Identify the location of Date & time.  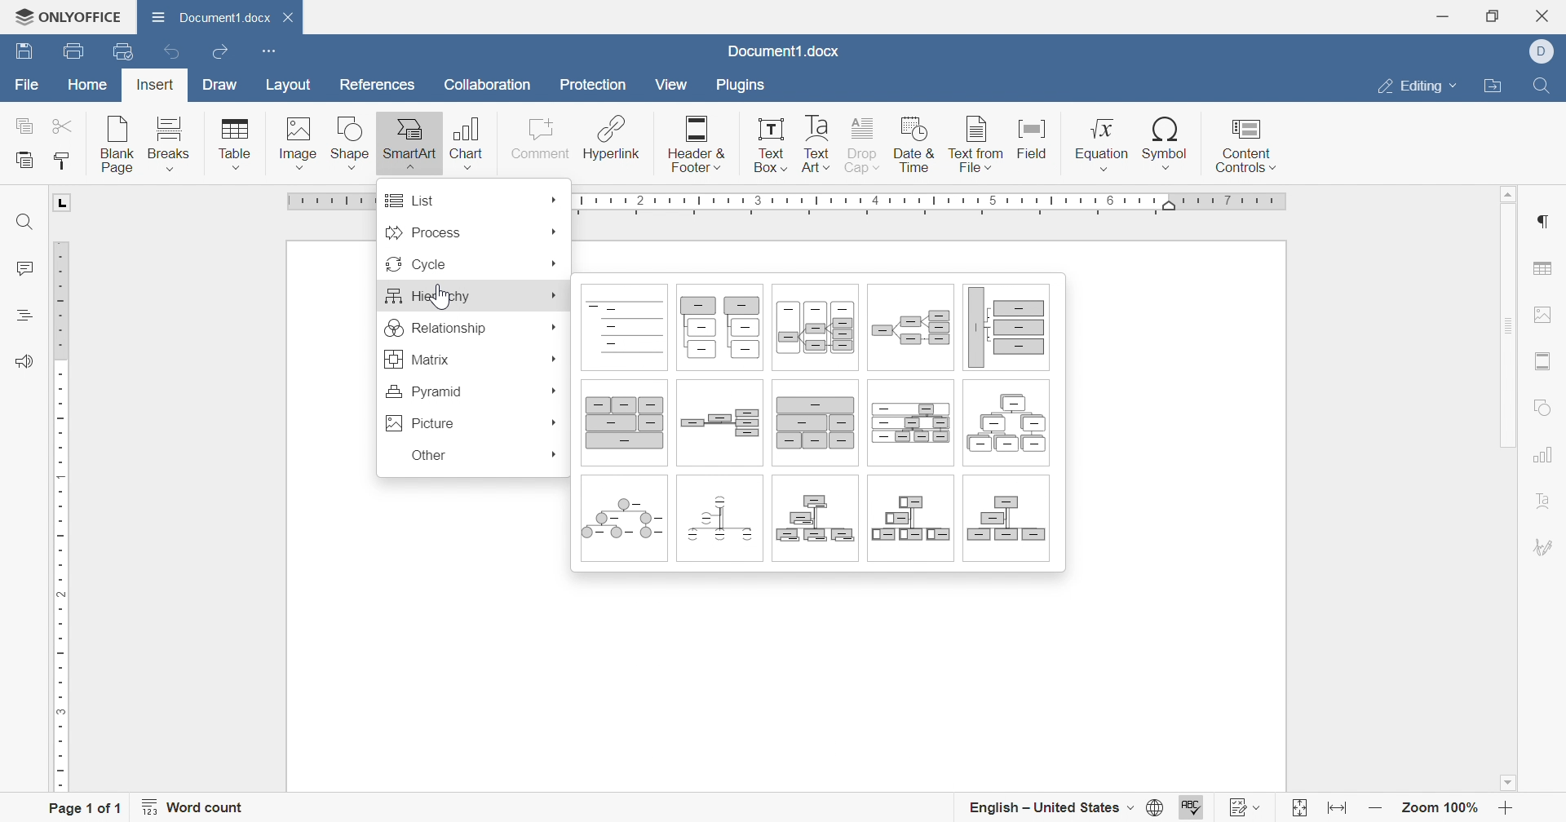
(914, 146).